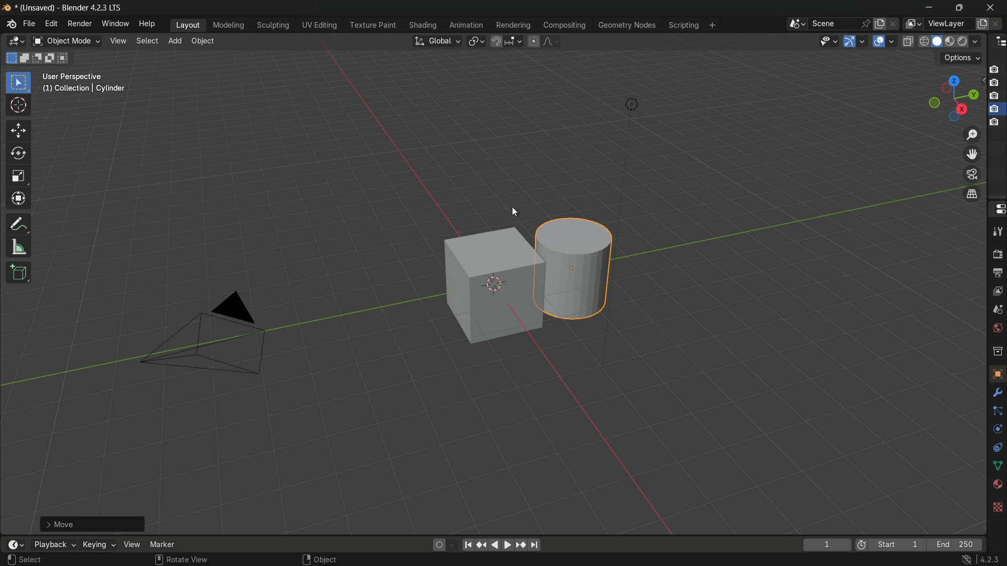  What do you see at coordinates (516, 212) in the screenshot?
I see `cursor` at bounding box center [516, 212].